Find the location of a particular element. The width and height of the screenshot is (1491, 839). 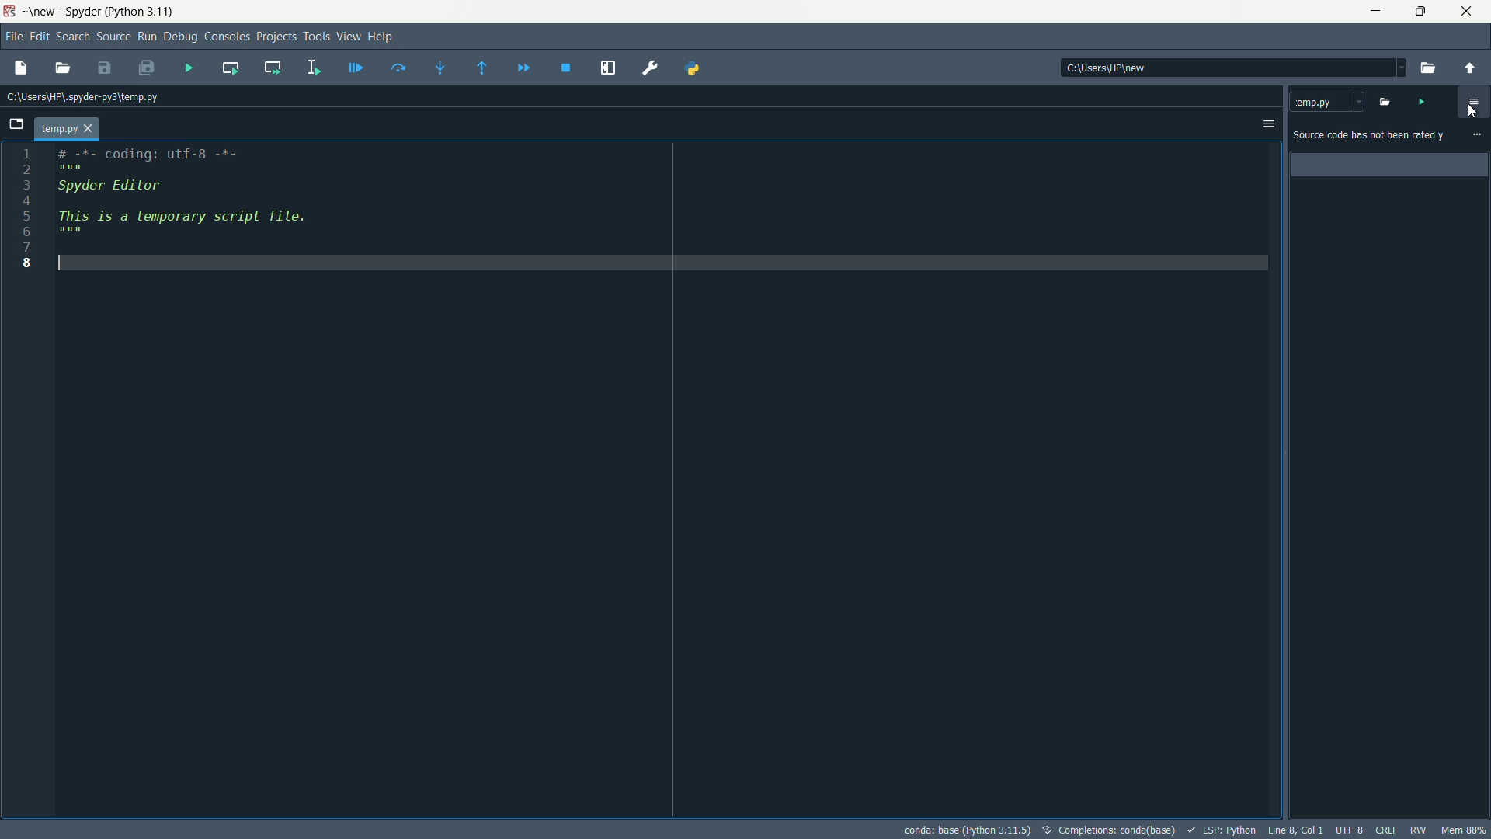

completions: conda (base) is located at coordinates (1110, 829).